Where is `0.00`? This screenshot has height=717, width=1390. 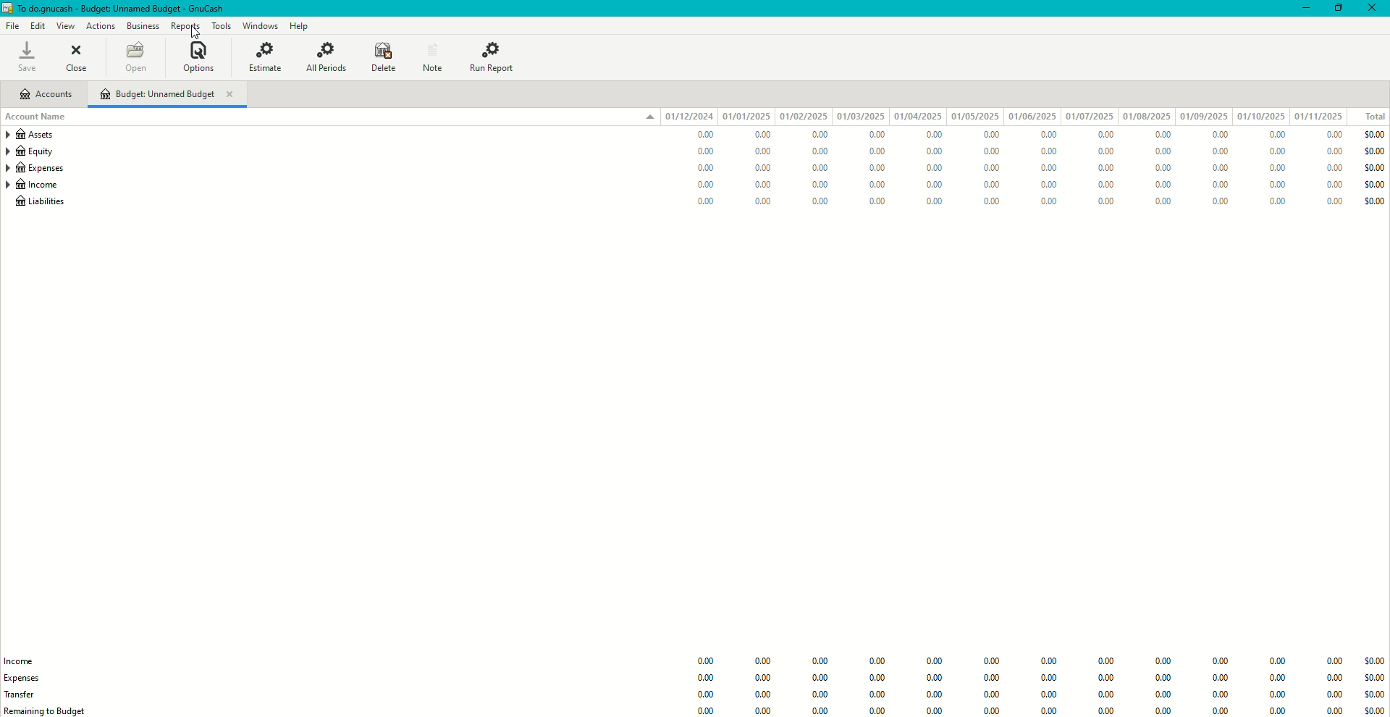 0.00 is located at coordinates (992, 695).